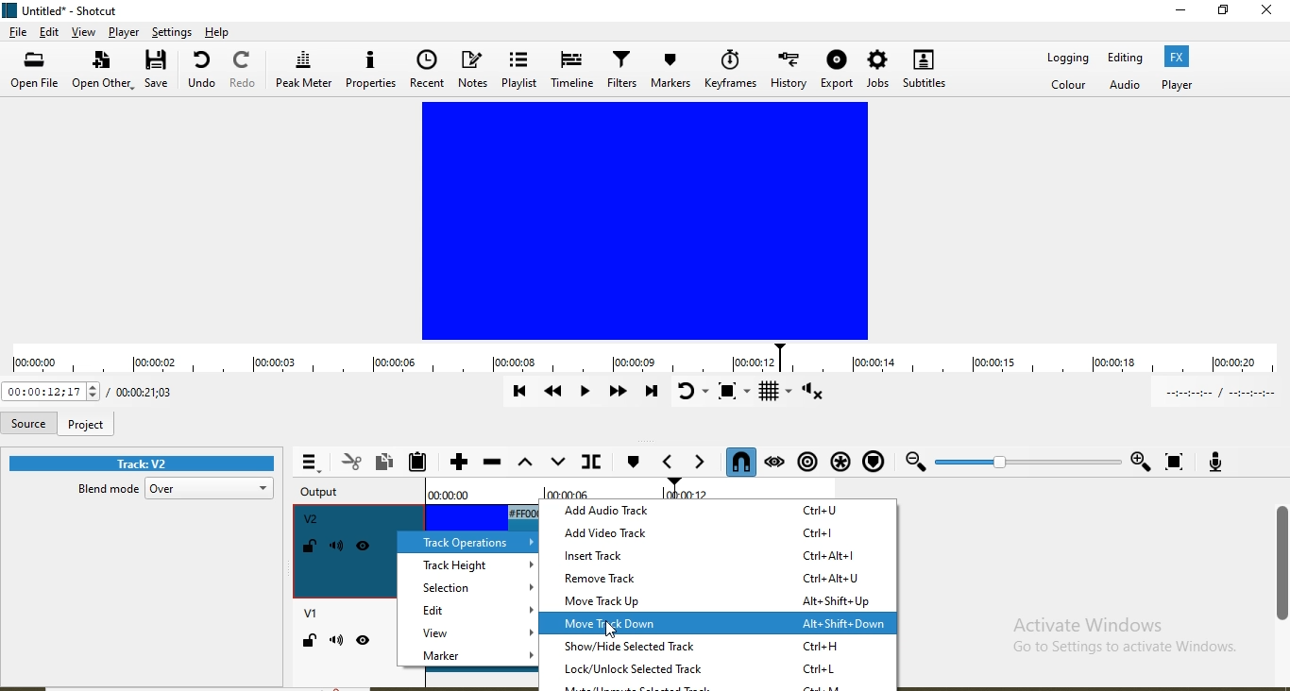  I want to click on Ripple markers, so click(878, 462).